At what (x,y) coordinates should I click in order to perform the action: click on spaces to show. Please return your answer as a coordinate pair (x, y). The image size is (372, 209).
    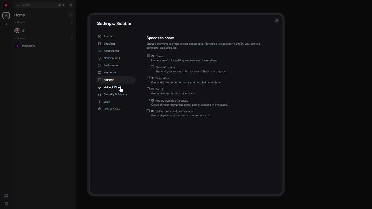
    Looking at the image, I should click on (203, 42).